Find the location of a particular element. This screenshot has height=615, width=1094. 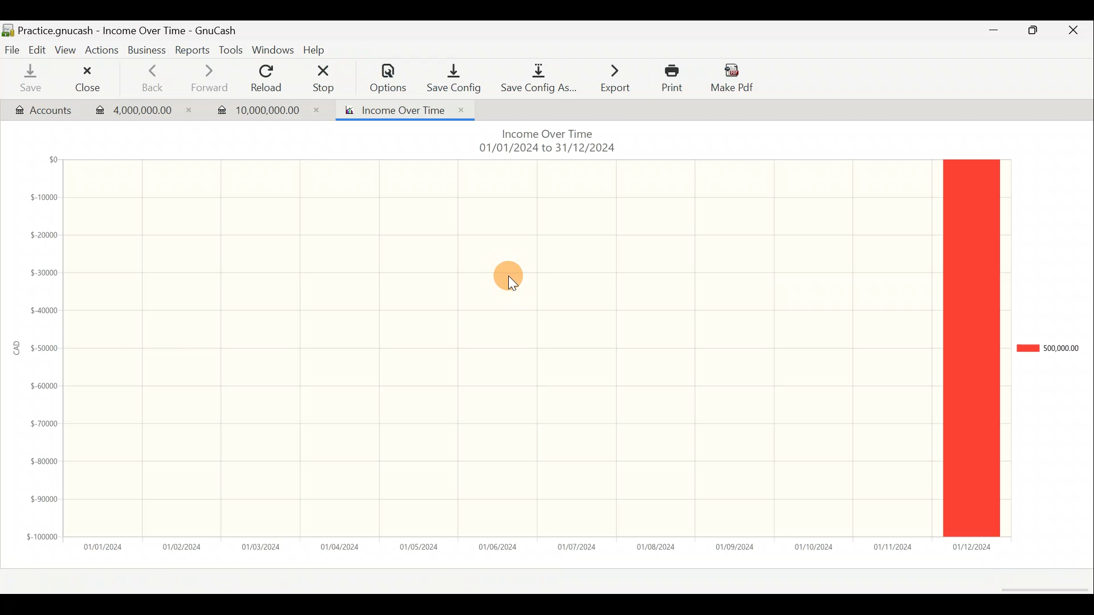

$-50000 is located at coordinates (43, 346).